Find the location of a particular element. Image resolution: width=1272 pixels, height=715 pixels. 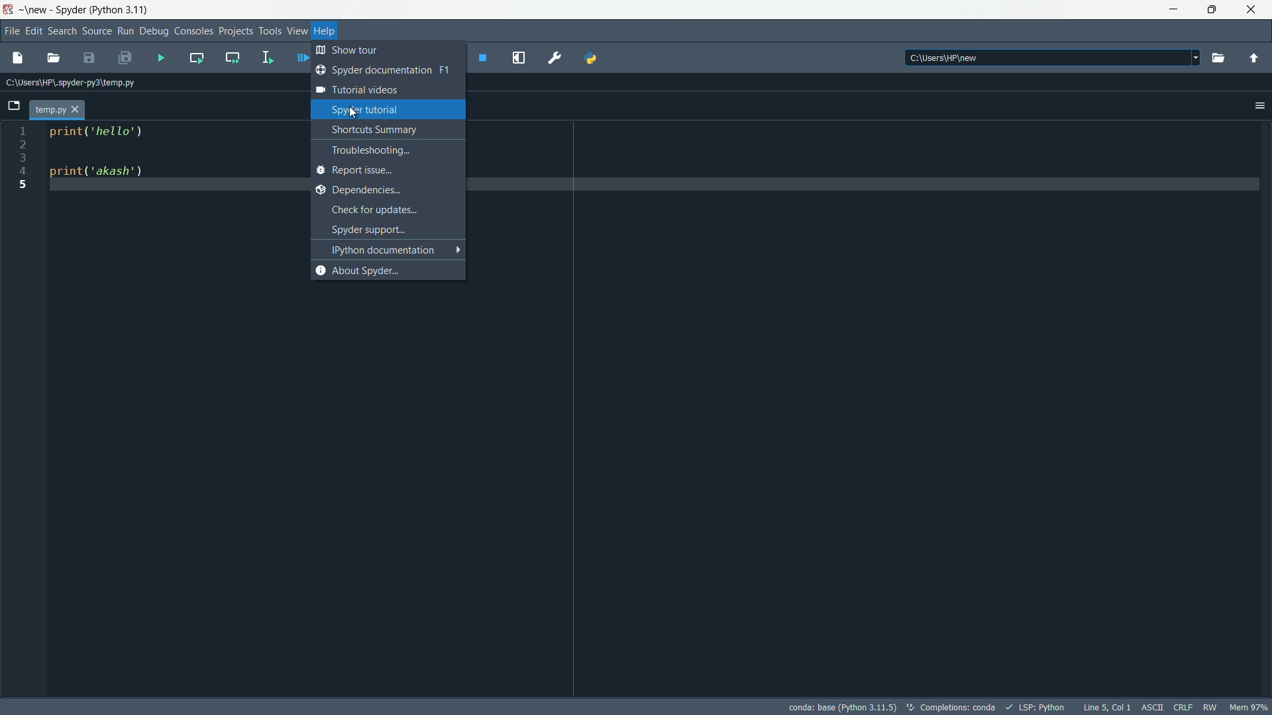

file menu is located at coordinates (13, 30).